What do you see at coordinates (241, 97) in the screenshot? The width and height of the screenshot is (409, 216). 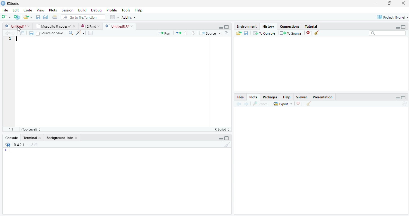 I see `Files` at bounding box center [241, 97].